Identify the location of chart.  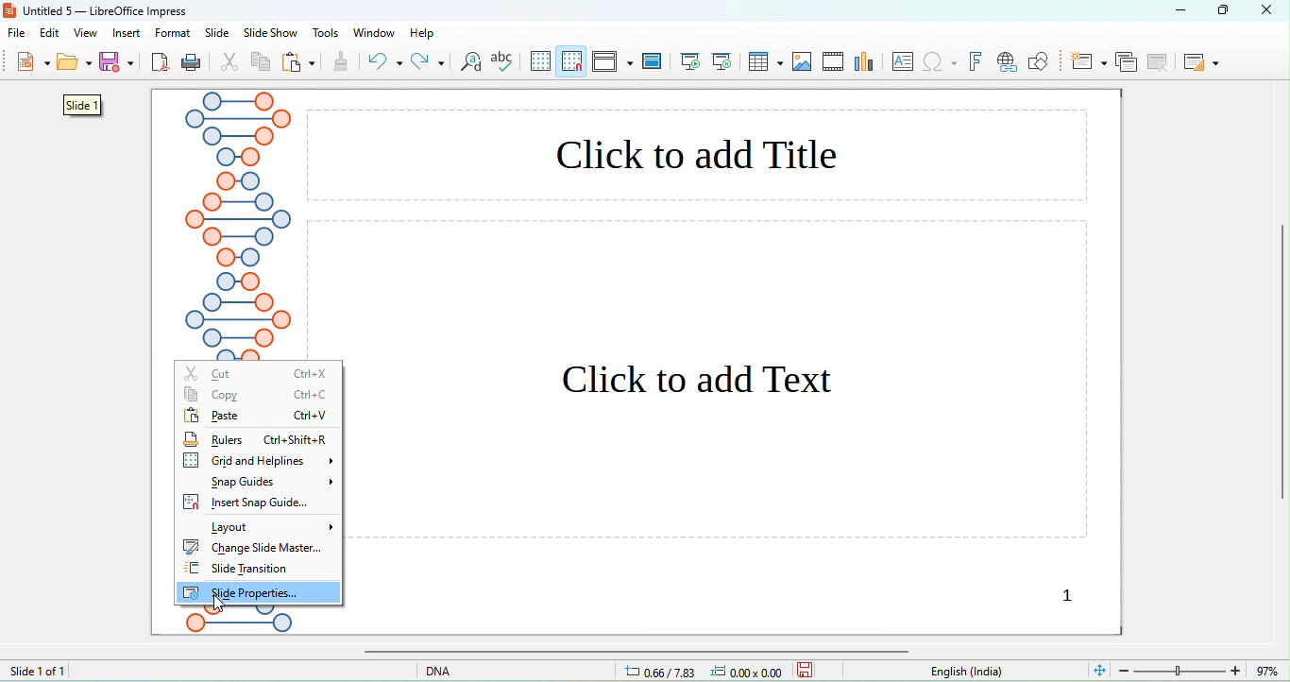
(867, 62).